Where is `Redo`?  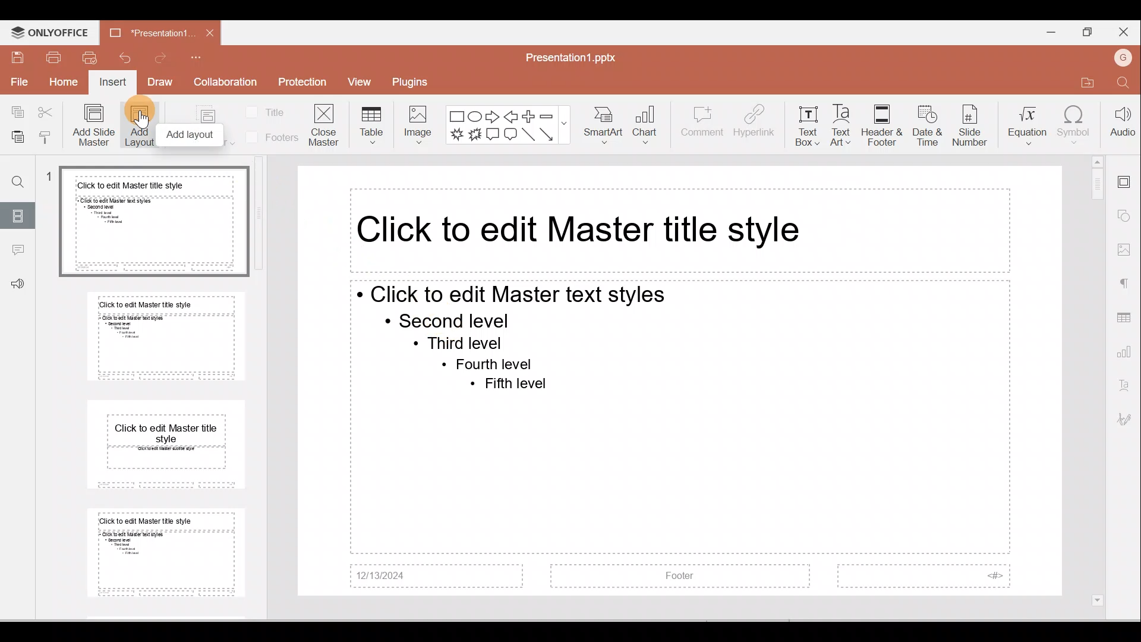 Redo is located at coordinates (164, 57).